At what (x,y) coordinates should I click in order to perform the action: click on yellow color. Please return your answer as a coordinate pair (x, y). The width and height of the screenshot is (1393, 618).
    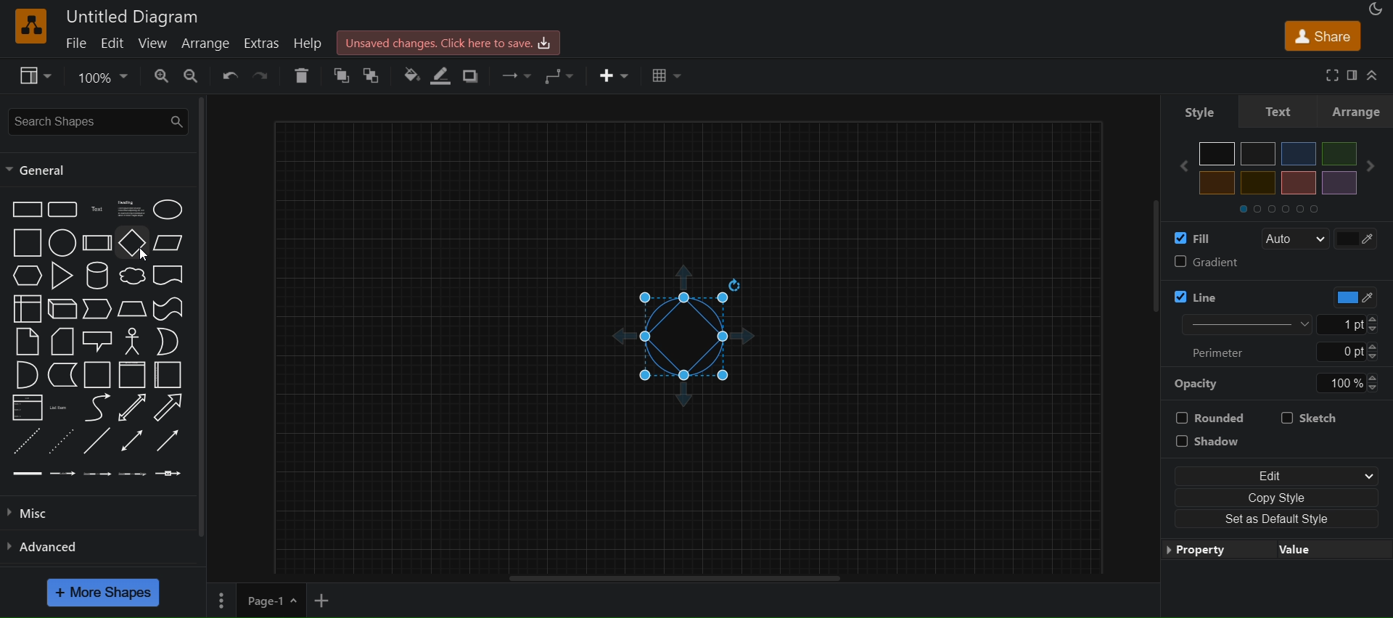
    Looking at the image, I should click on (1217, 183).